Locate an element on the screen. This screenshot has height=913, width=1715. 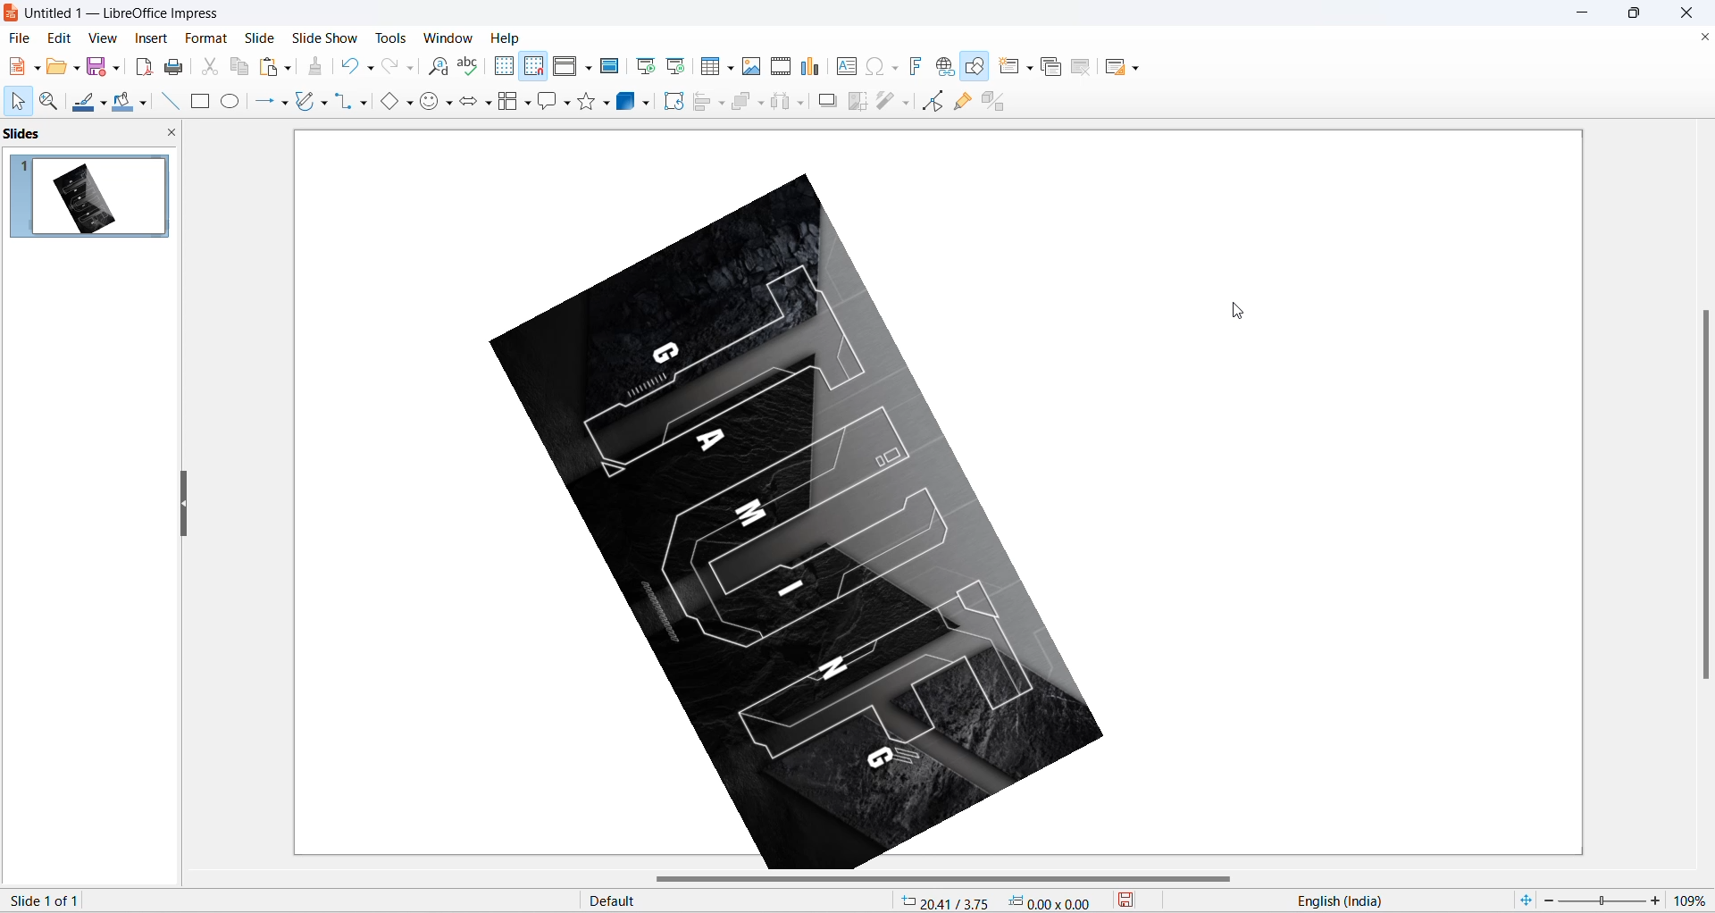
view is located at coordinates (101, 38).